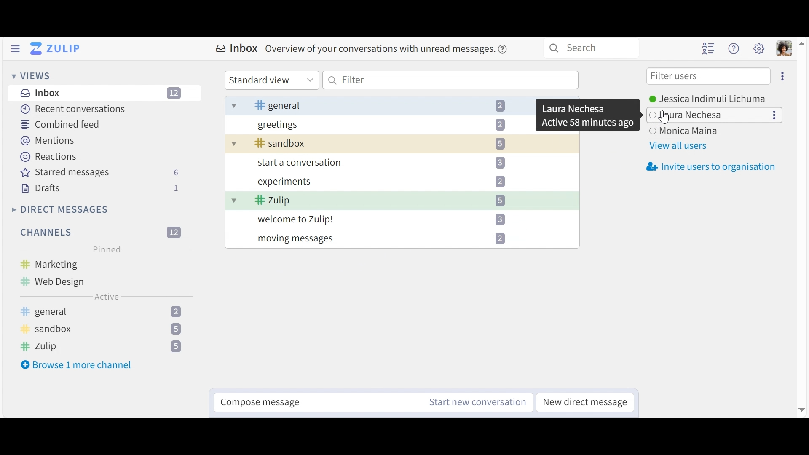 The height and width of the screenshot is (455, 809). Describe the element at coordinates (377, 144) in the screenshot. I see ` sandbox` at that location.